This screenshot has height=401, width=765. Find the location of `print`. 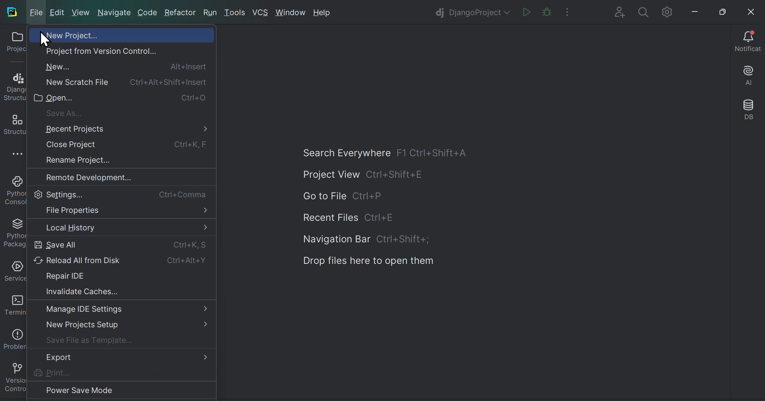

print is located at coordinates (69, 373).